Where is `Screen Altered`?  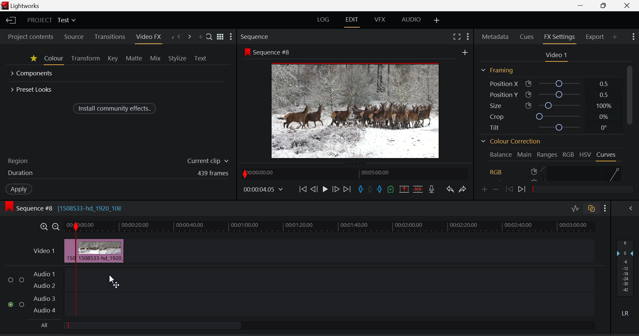
Screen Altered is located at coordinates (355, 110).